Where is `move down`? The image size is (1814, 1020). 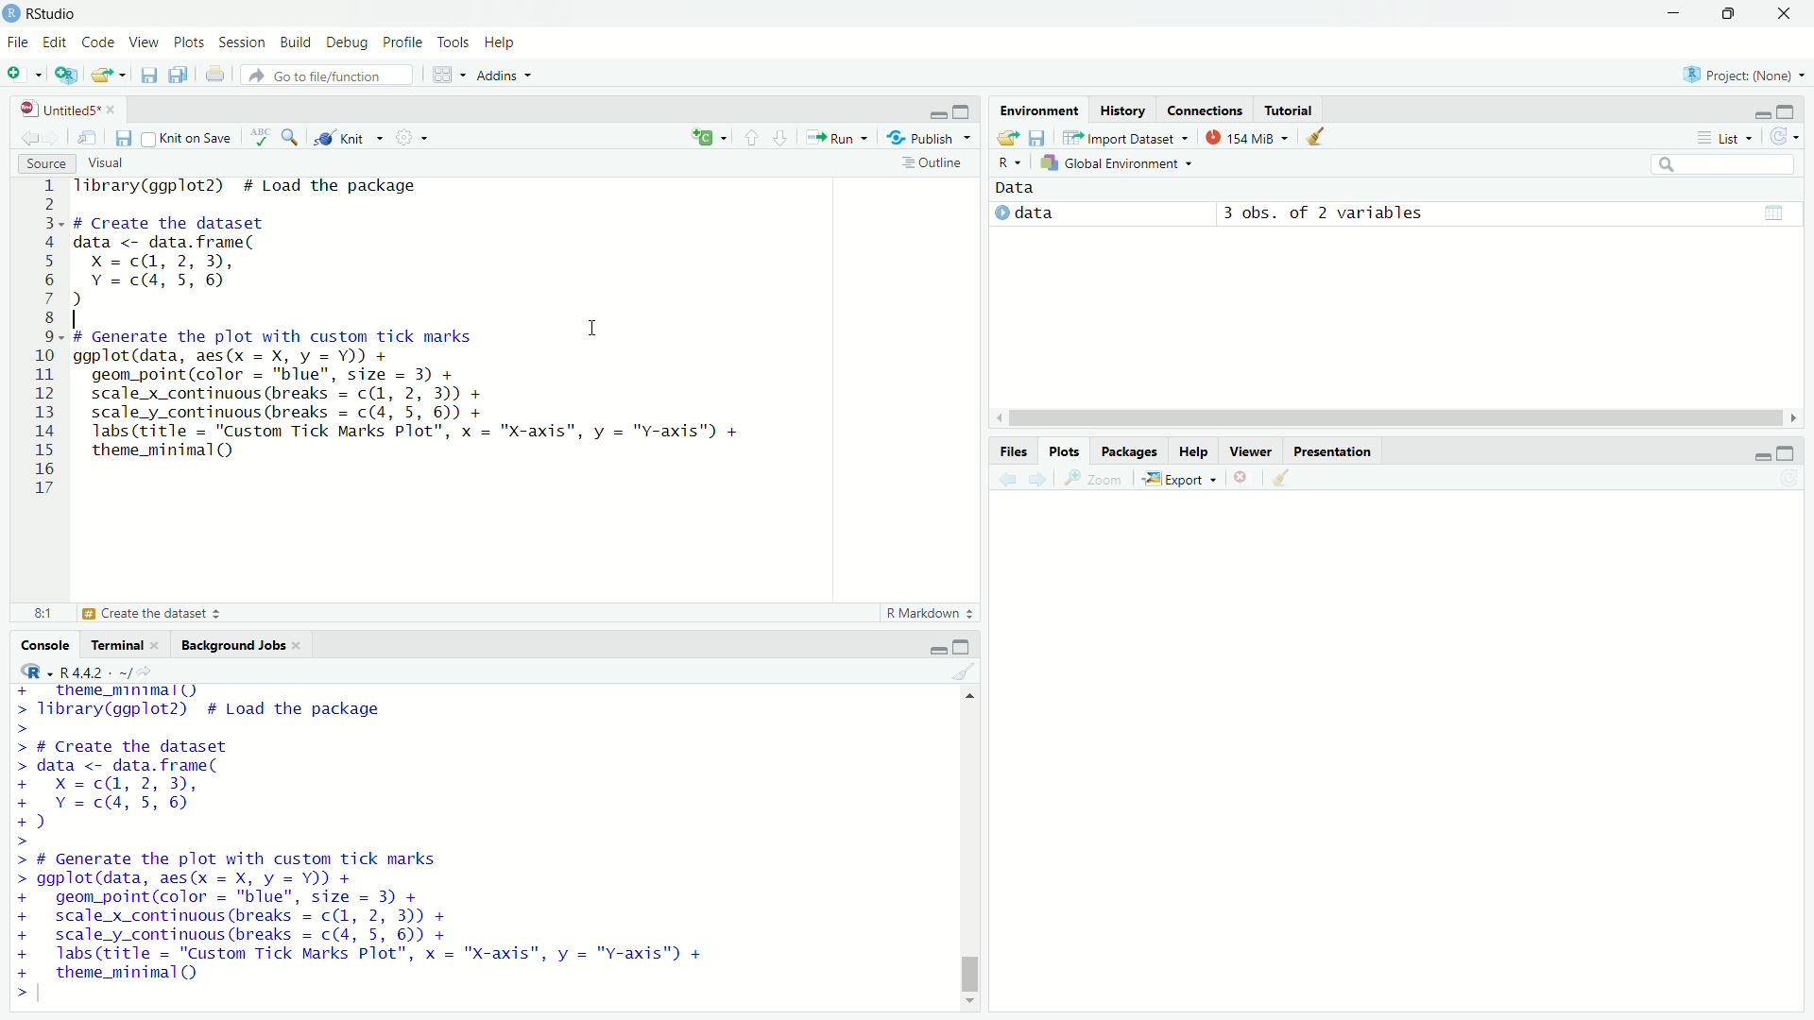 move down is located at coordinates (971, 1003).